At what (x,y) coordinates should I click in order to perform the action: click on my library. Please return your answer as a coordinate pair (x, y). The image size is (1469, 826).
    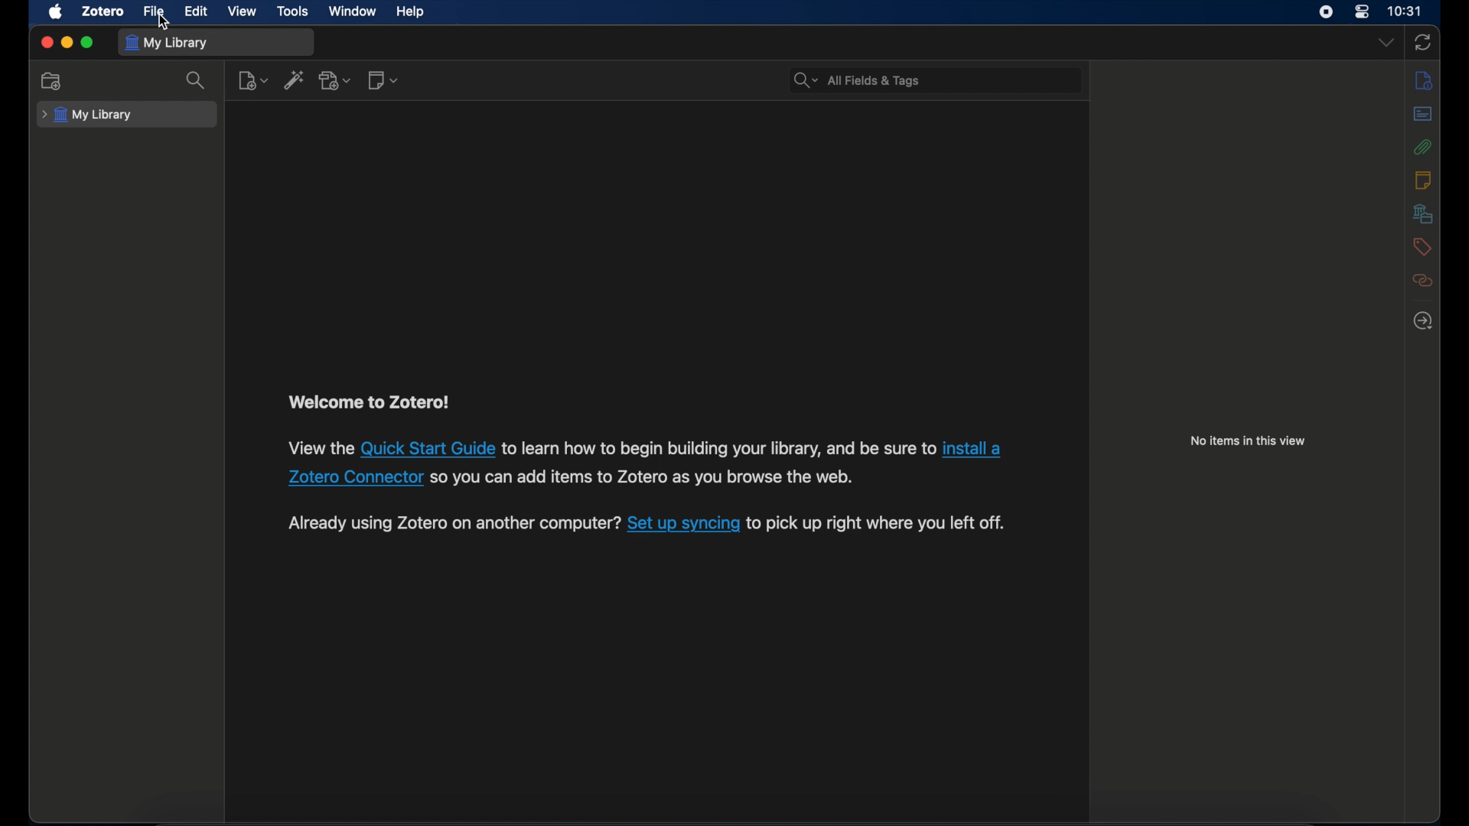
    Looking at the image, I should click on (168, 43).